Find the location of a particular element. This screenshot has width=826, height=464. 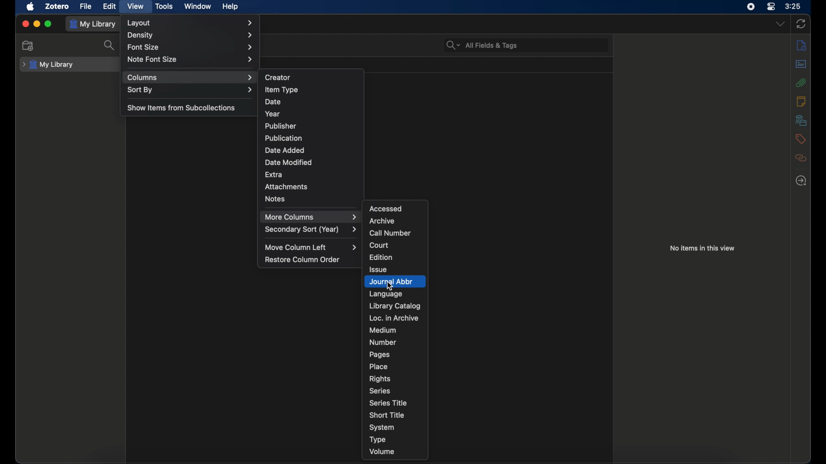

number is located at coordinates (383, 342).